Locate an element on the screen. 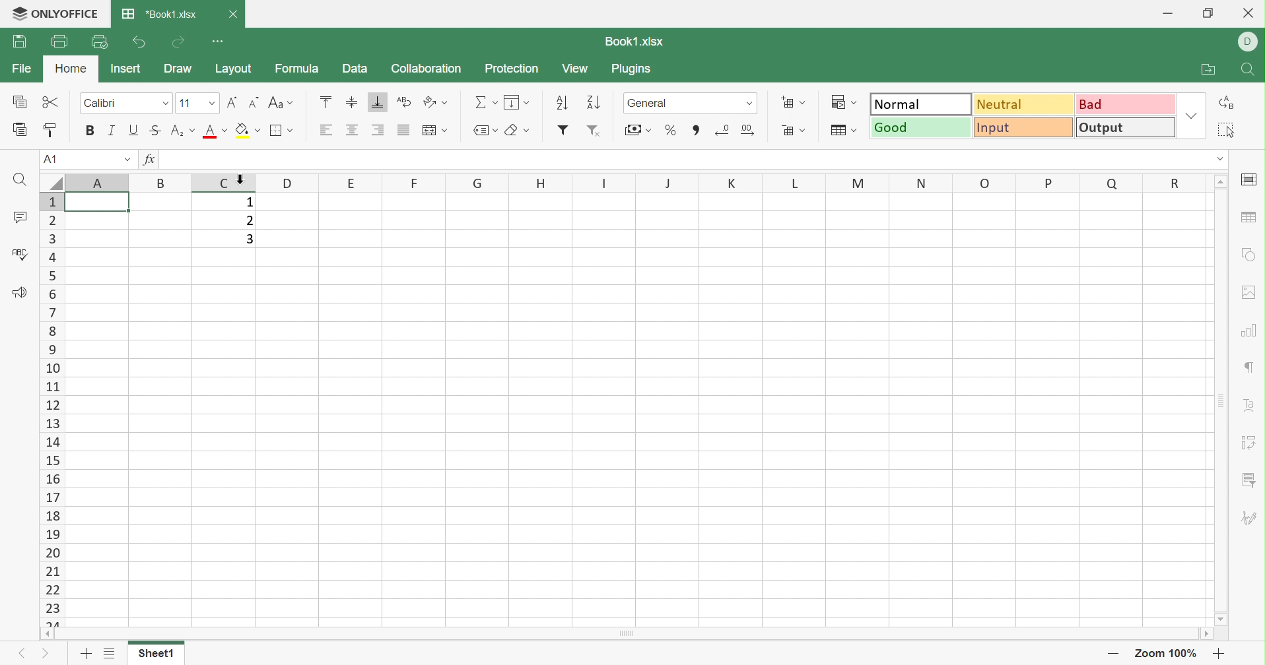  Insert filter is located at coordinates (563, 129).